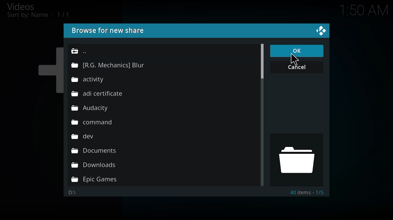 The image size is (393, 220). Describe the element at coordinates (108, 30) in the screenshot. I see `browse for new share` at that location.